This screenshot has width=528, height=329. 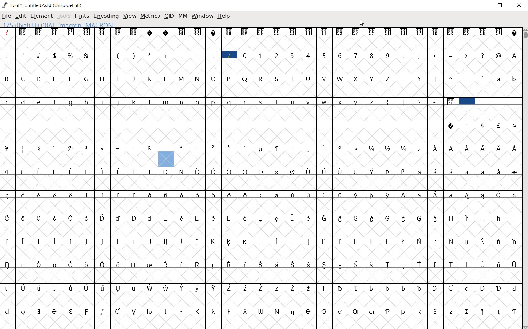 What do you see at coordinates (294, 195) in the screenshot?
I see `Symbol` at bounding box center [294, 195].